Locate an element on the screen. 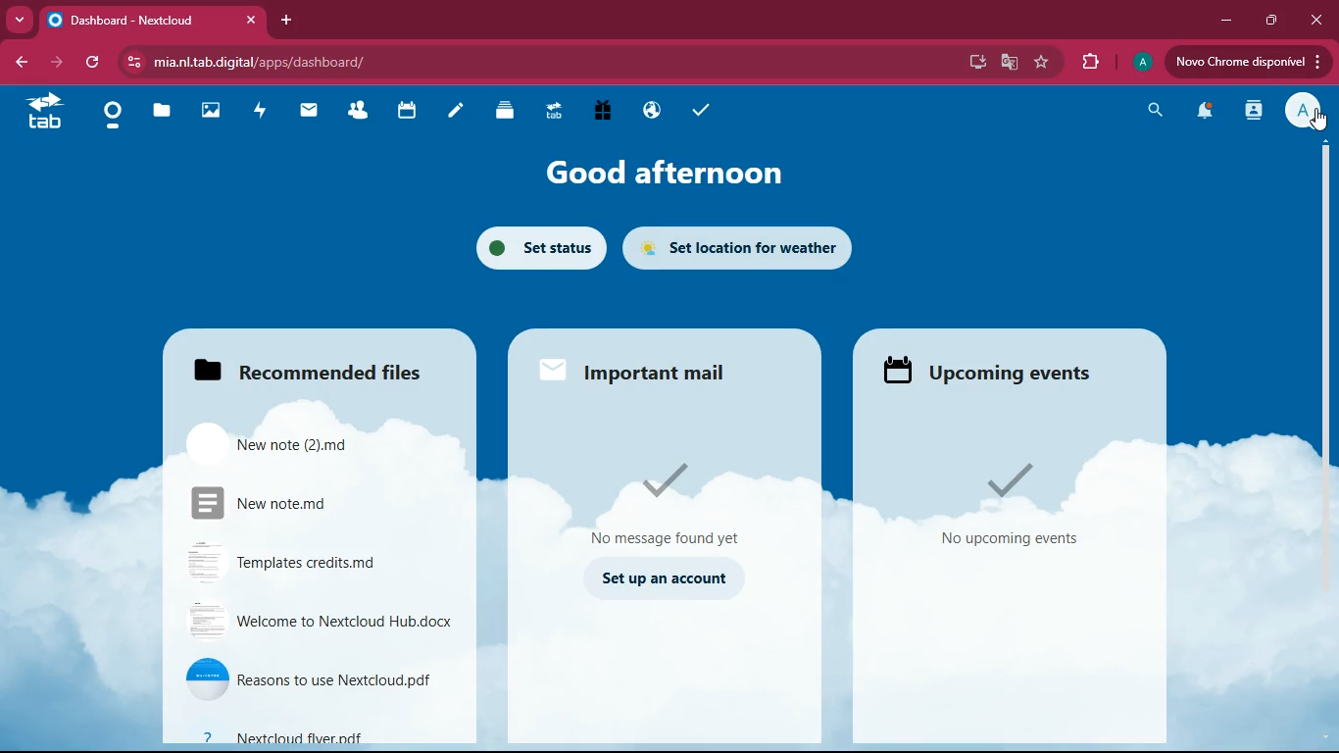 The image size is (1339, 753). mail is located at coordinates (302, 110).